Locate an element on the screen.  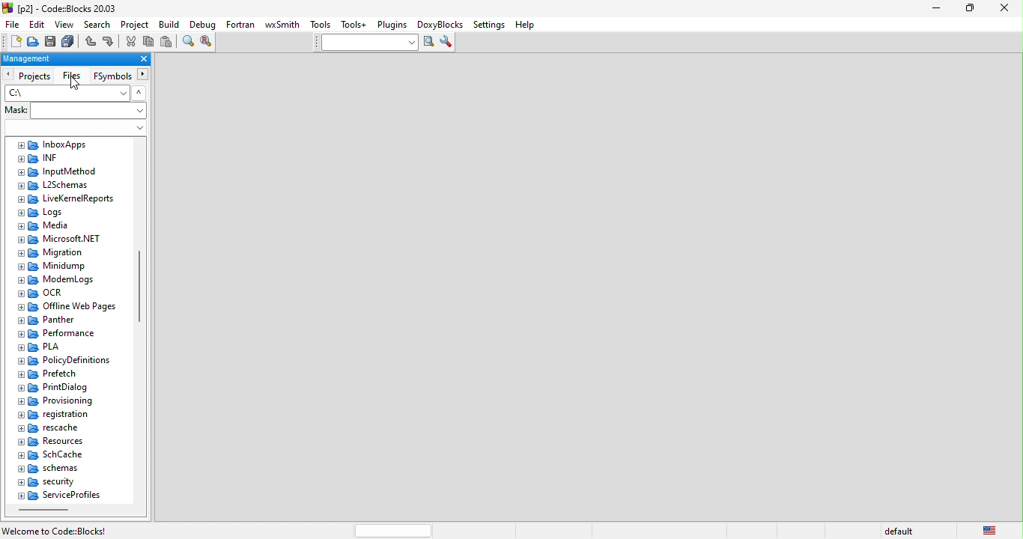
search is located at coordinates (100, 25).